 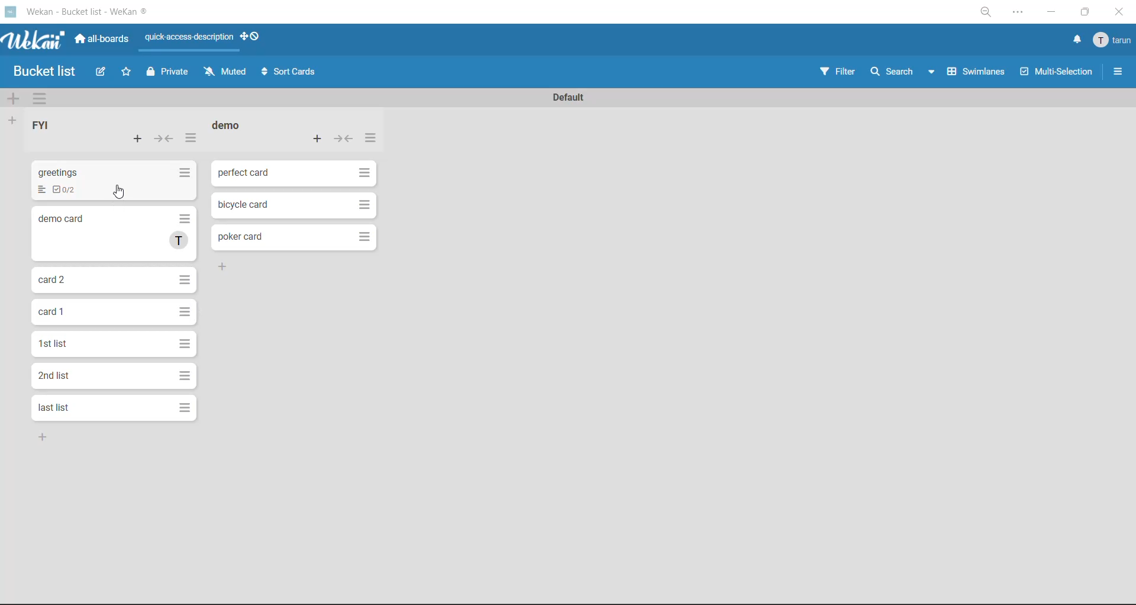 I want to click on card 6, so click(x=112, y=375).